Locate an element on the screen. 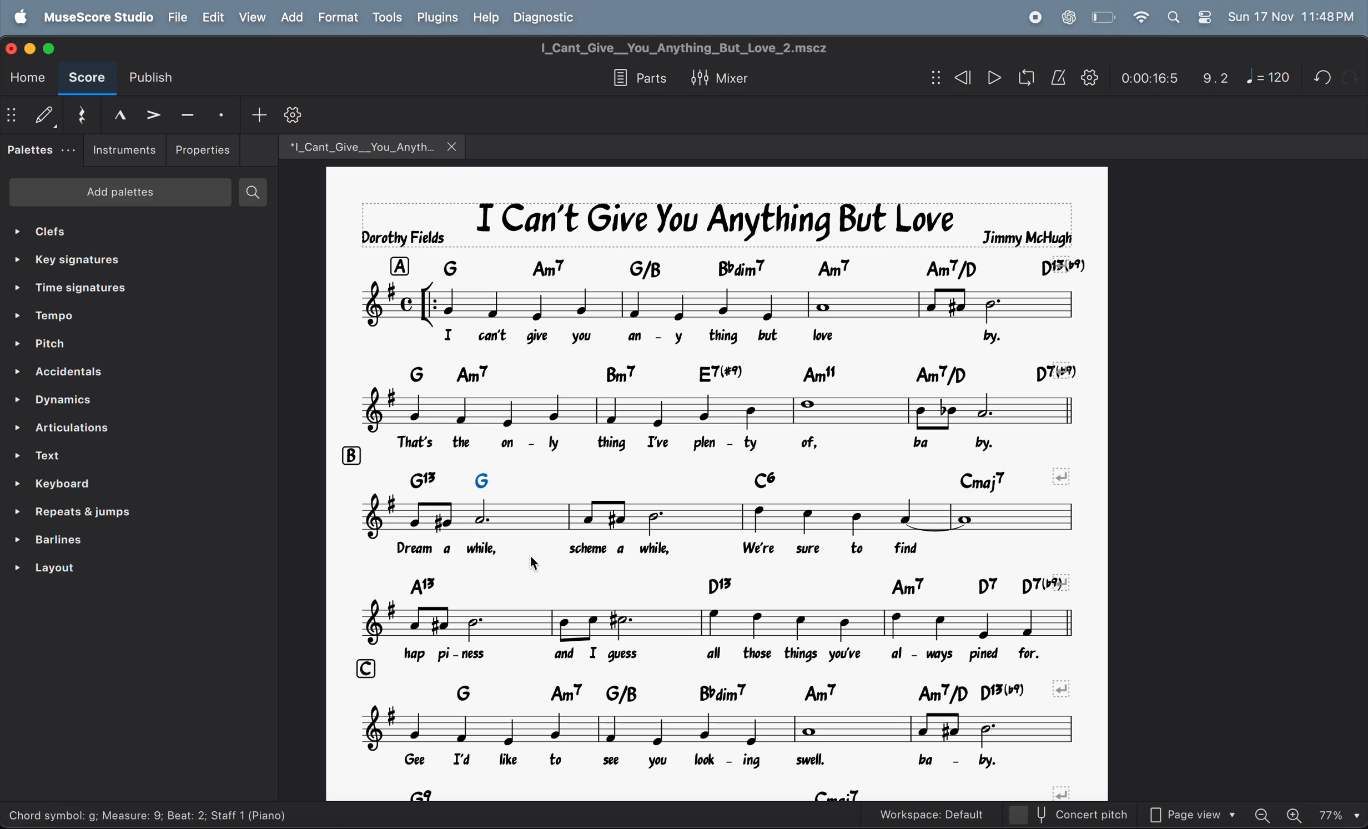 This screenshot has height=829, width=1368. barlines is located at coordinates (113, 541).